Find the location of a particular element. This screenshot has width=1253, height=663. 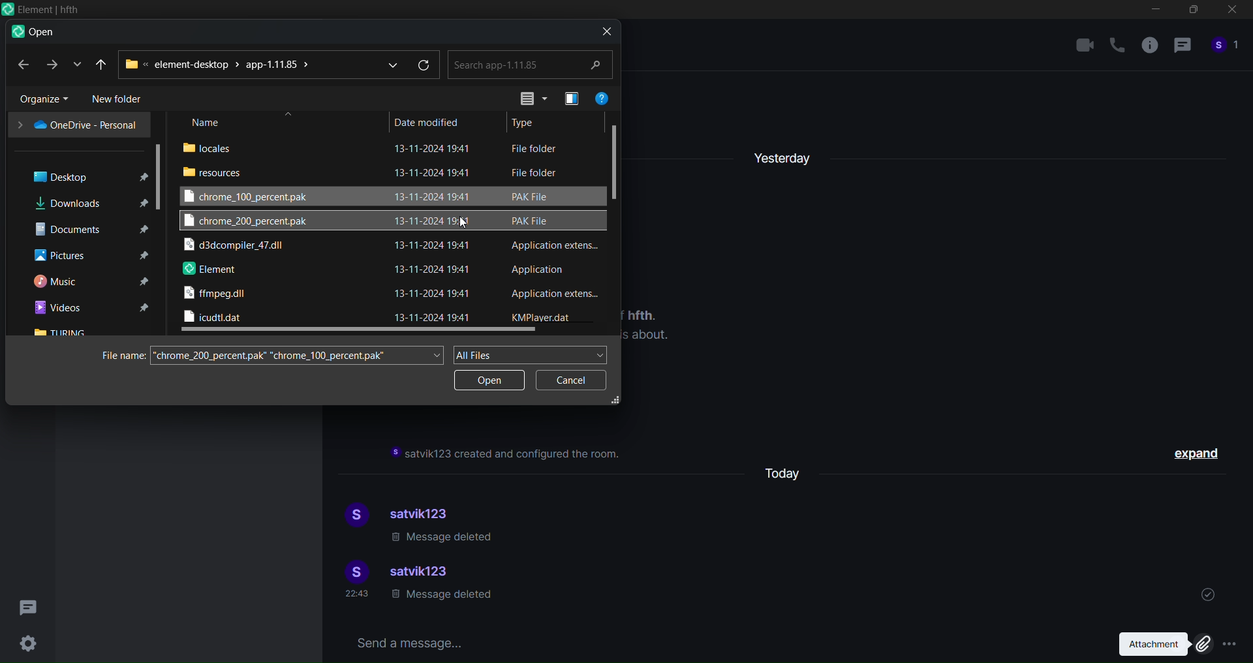

one drive is located at coordinates (76, 125).